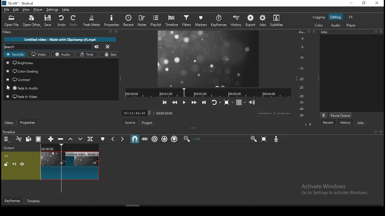 This screenshot has width=385, height=216. What do you see at coordinates (71, 139) in the screenshot?
I see `lift` at bounding box center [71, 139].